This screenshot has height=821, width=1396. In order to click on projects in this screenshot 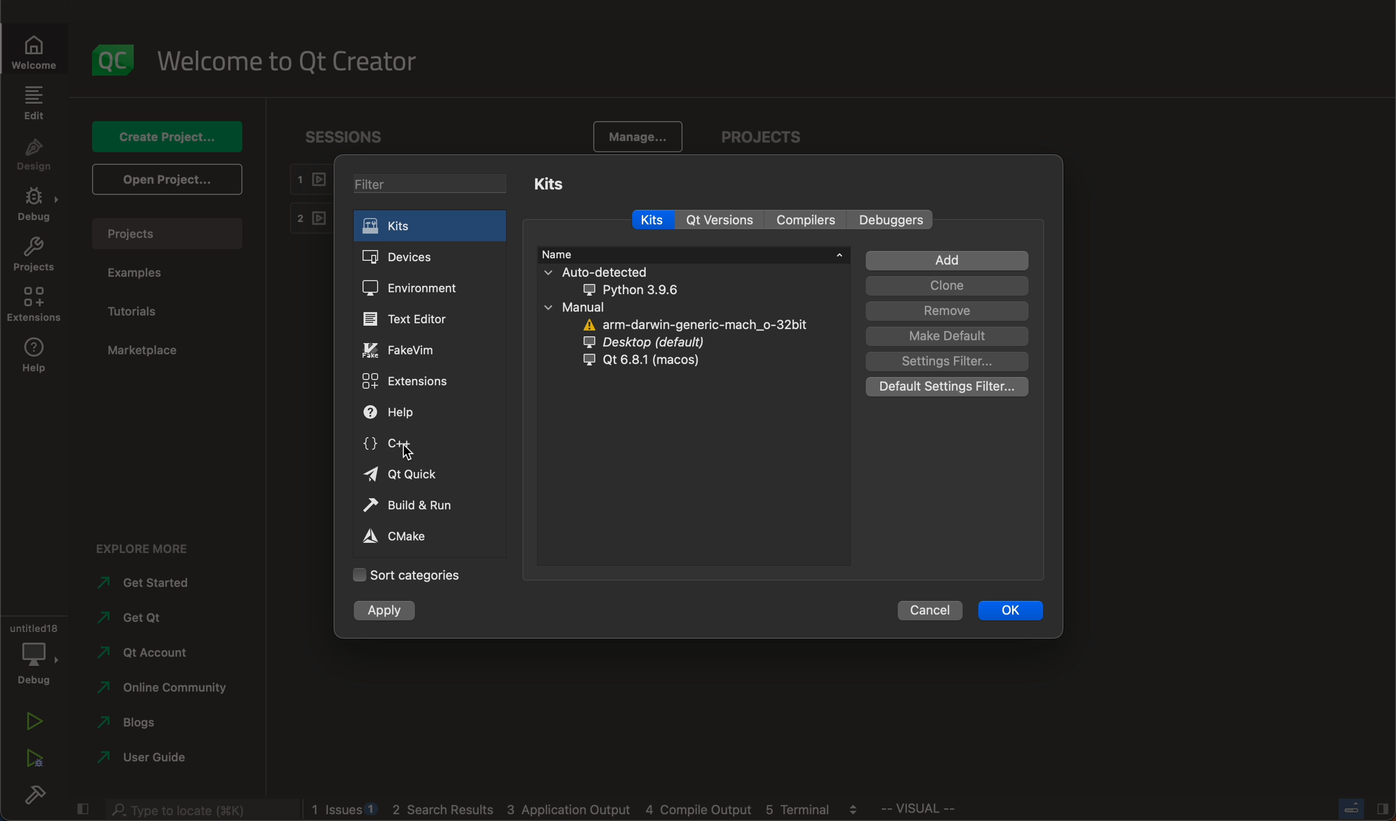, I will do `click(173, 233)`.